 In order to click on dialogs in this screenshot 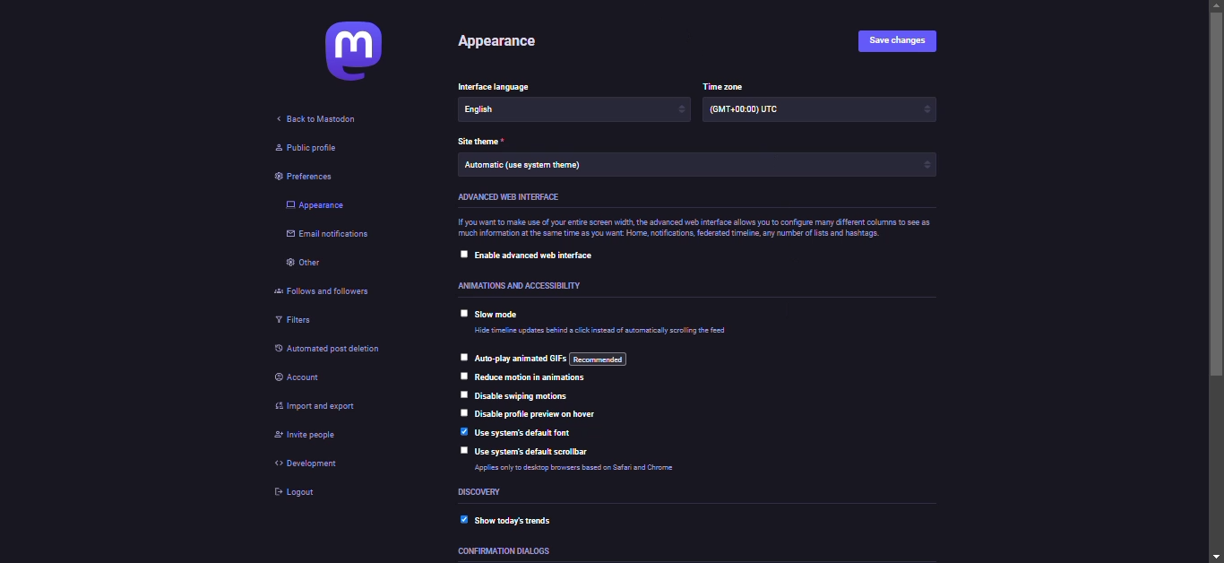, I will do `click(513, 550)`.